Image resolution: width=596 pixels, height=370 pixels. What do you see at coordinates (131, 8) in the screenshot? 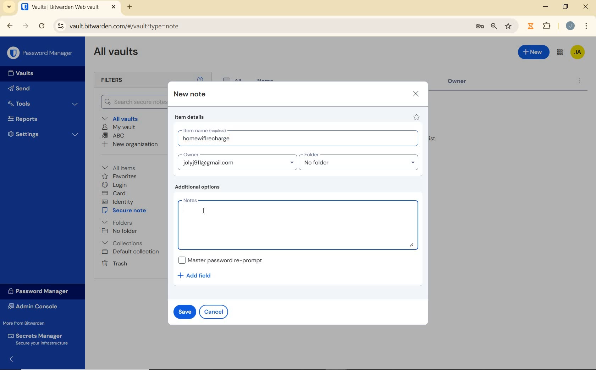
I see `new tab` at bounding box center [131, 8].